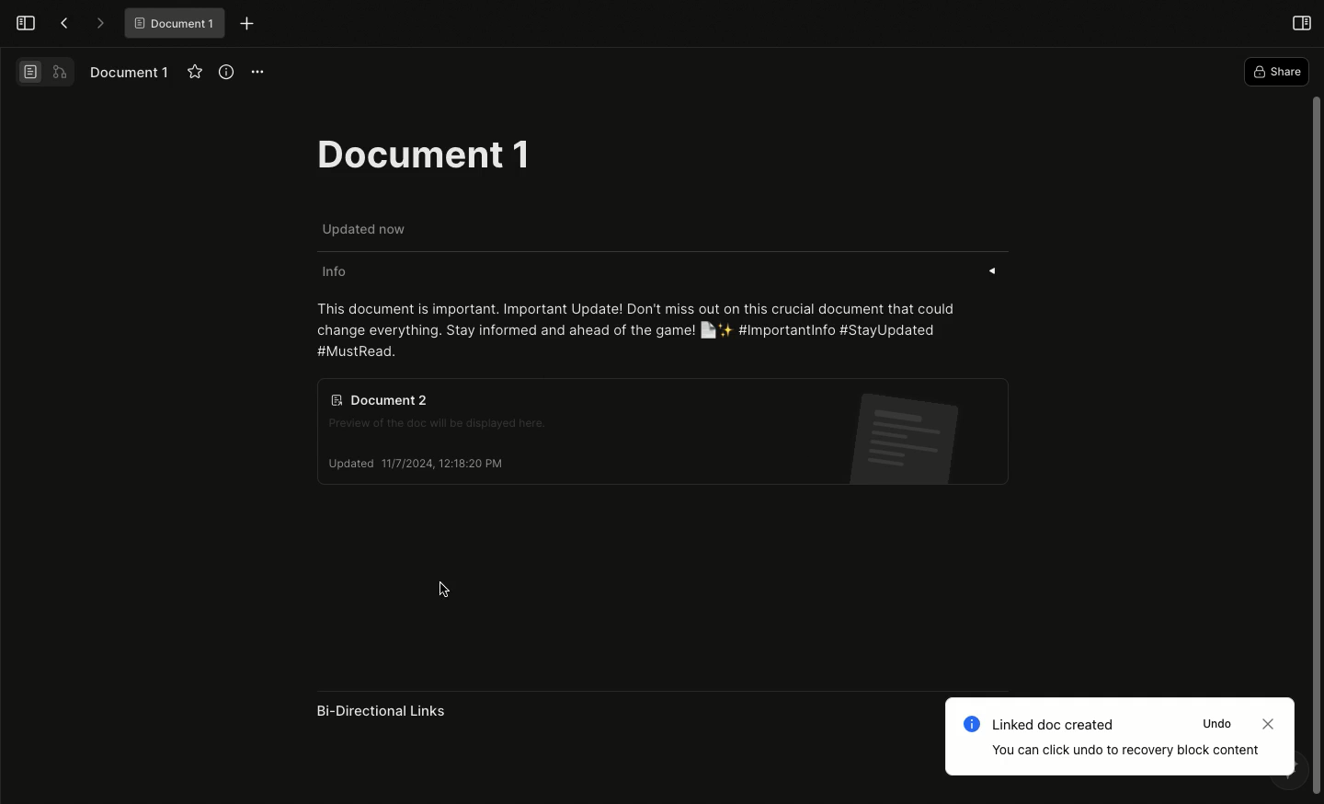 The image size is (1324, 804). What do you see at coordinates (678, 272) in the screenshot?
I see `Info «` at bounding box center [678, 272].